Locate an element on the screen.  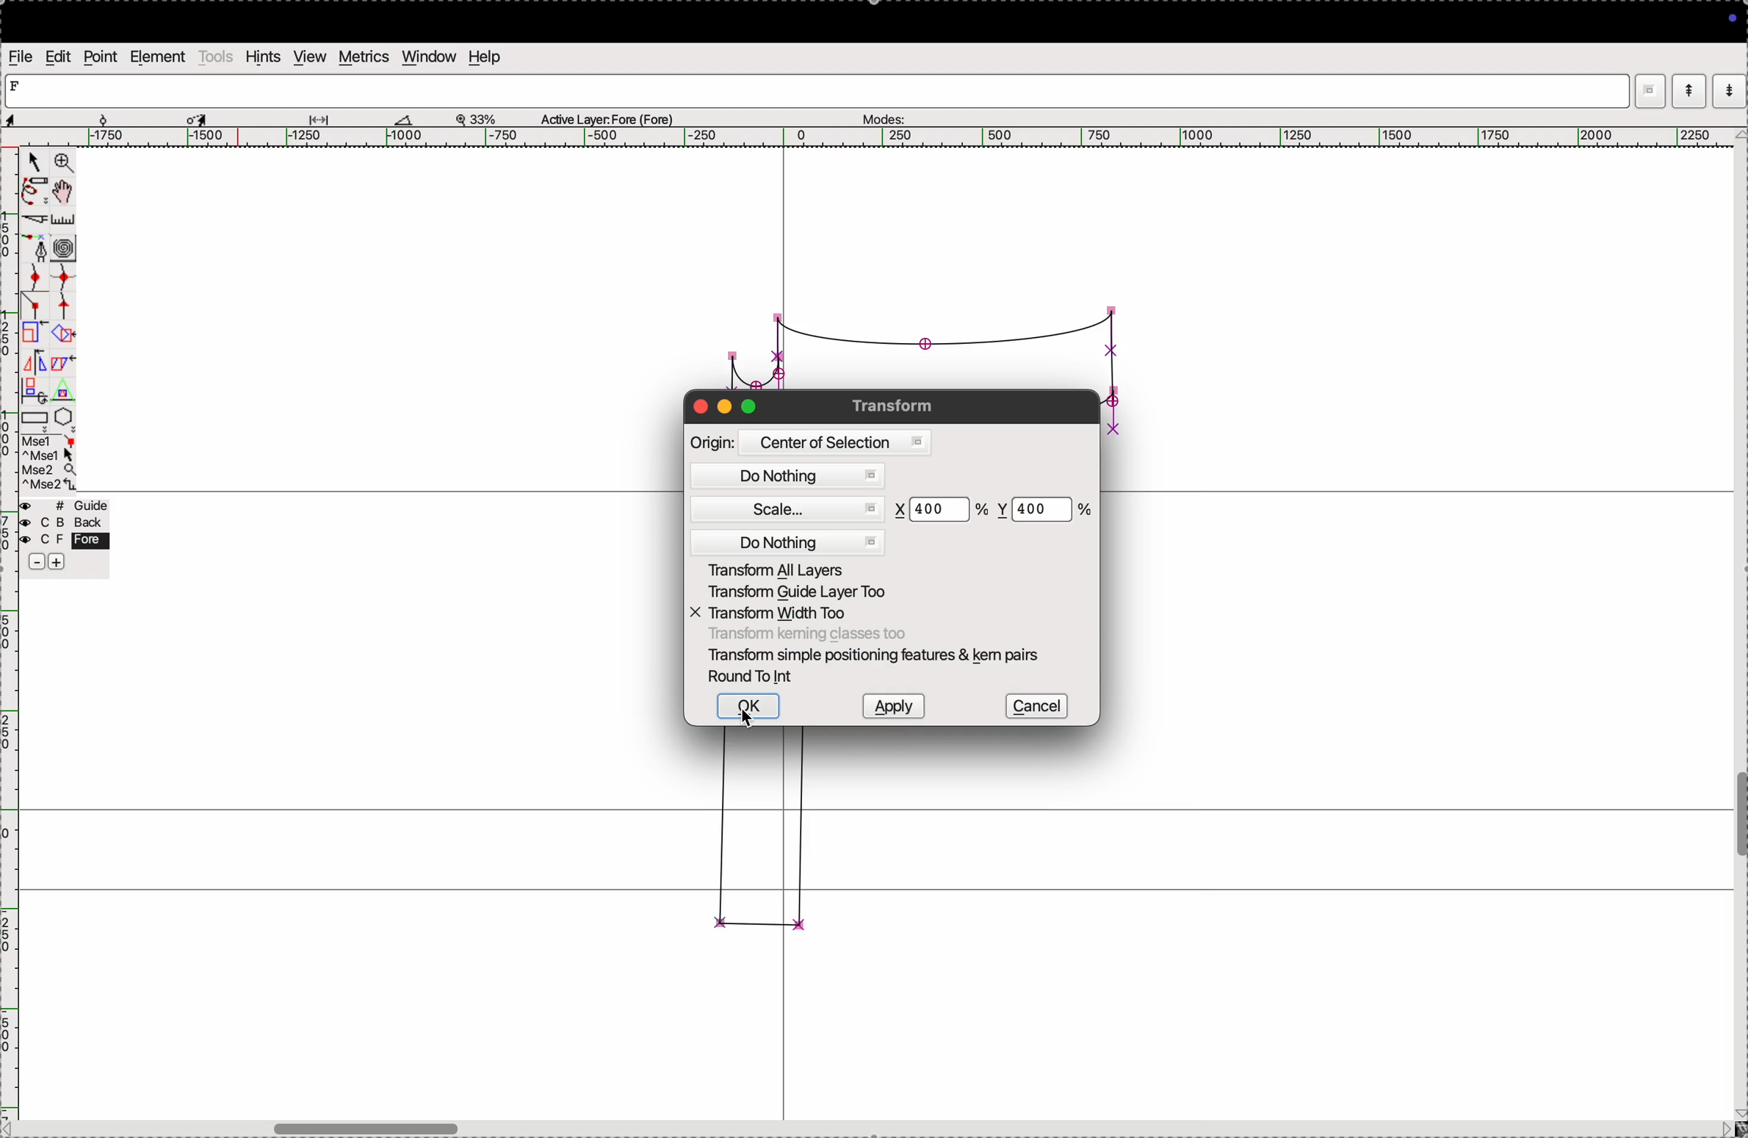
blacj is located at coordinates (60, 524).